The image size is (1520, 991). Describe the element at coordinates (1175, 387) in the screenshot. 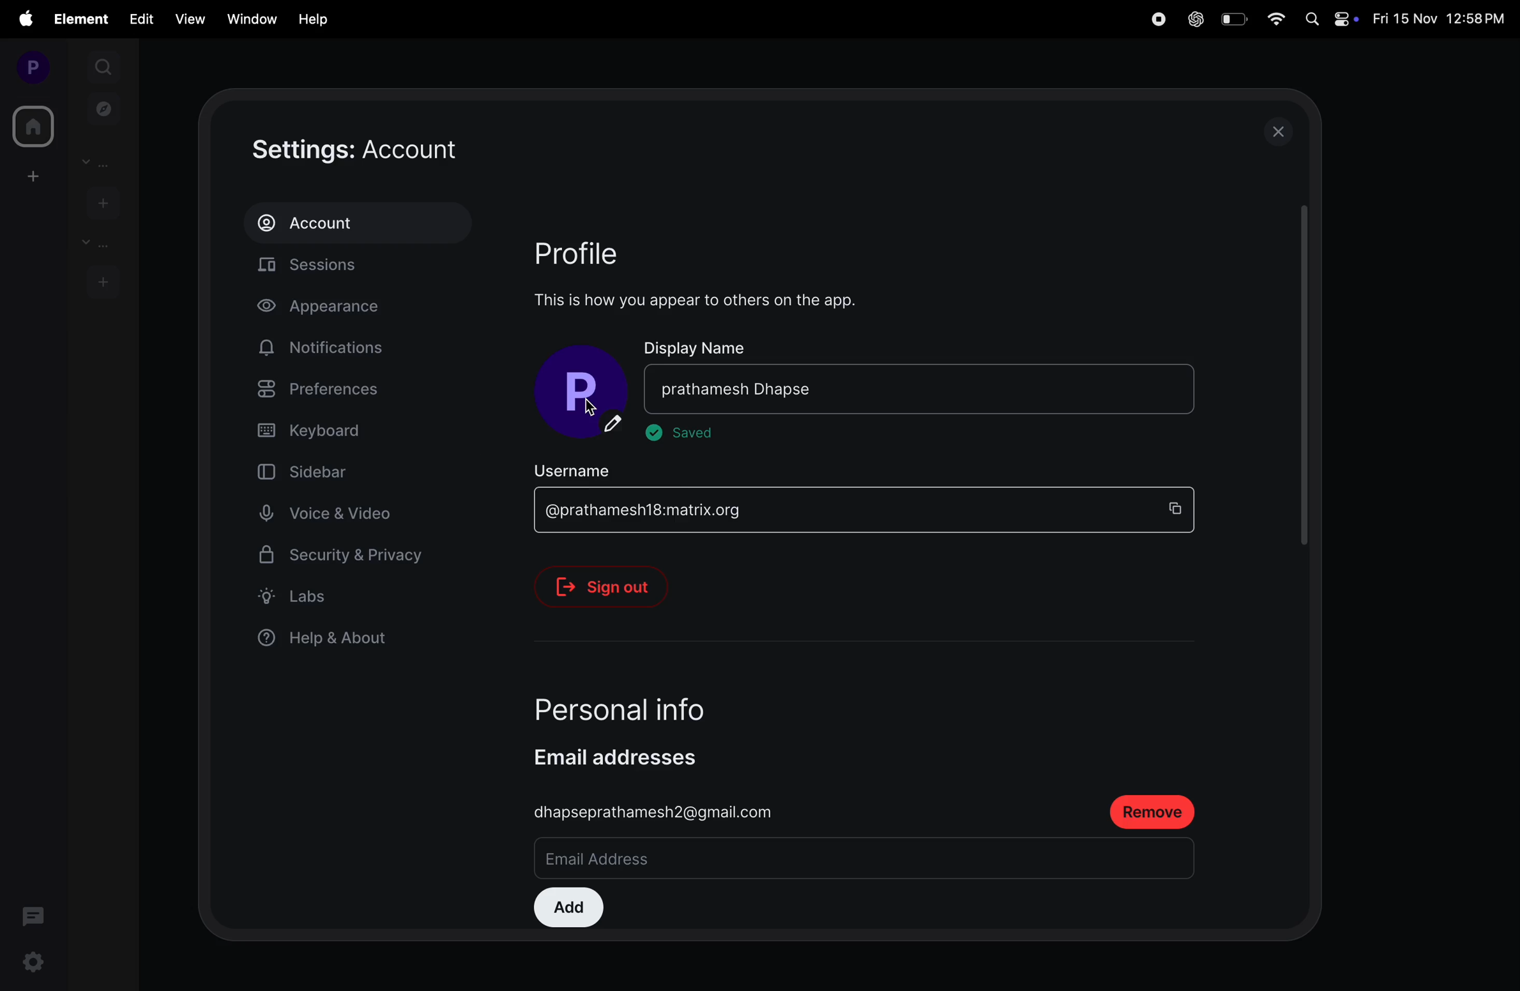

I see `close` at that location.